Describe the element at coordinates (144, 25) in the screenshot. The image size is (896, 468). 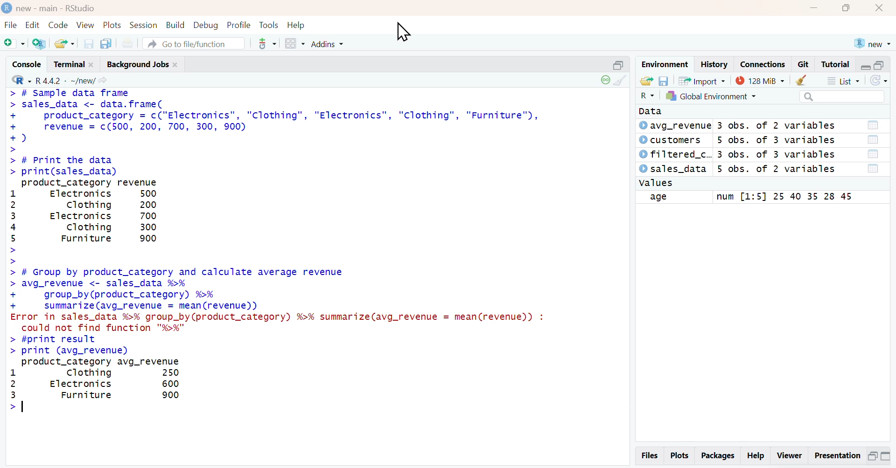
I see `Session` at that location.